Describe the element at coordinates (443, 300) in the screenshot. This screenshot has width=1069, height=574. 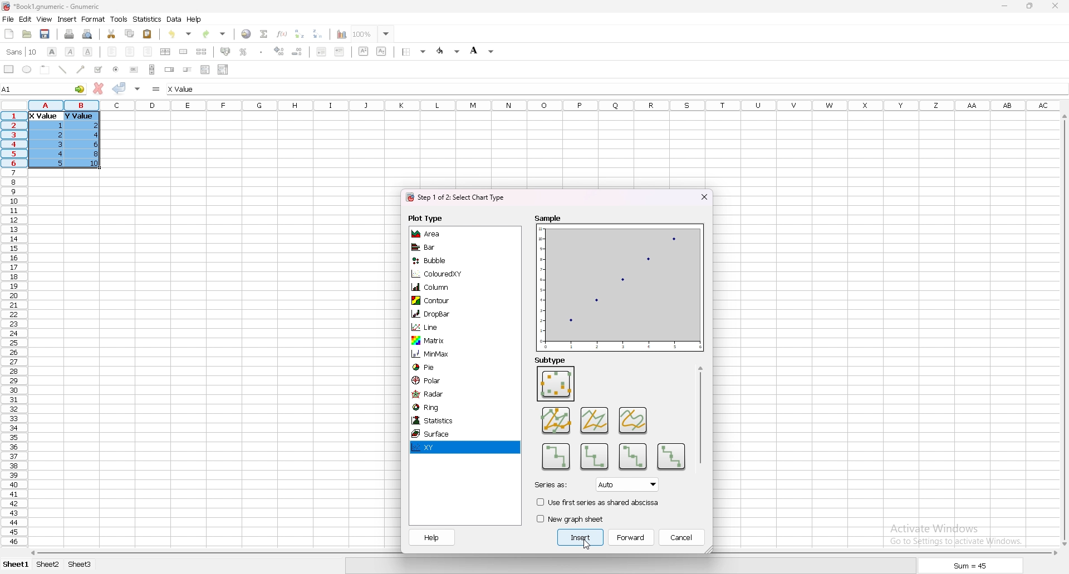
I see `contour` at that location.